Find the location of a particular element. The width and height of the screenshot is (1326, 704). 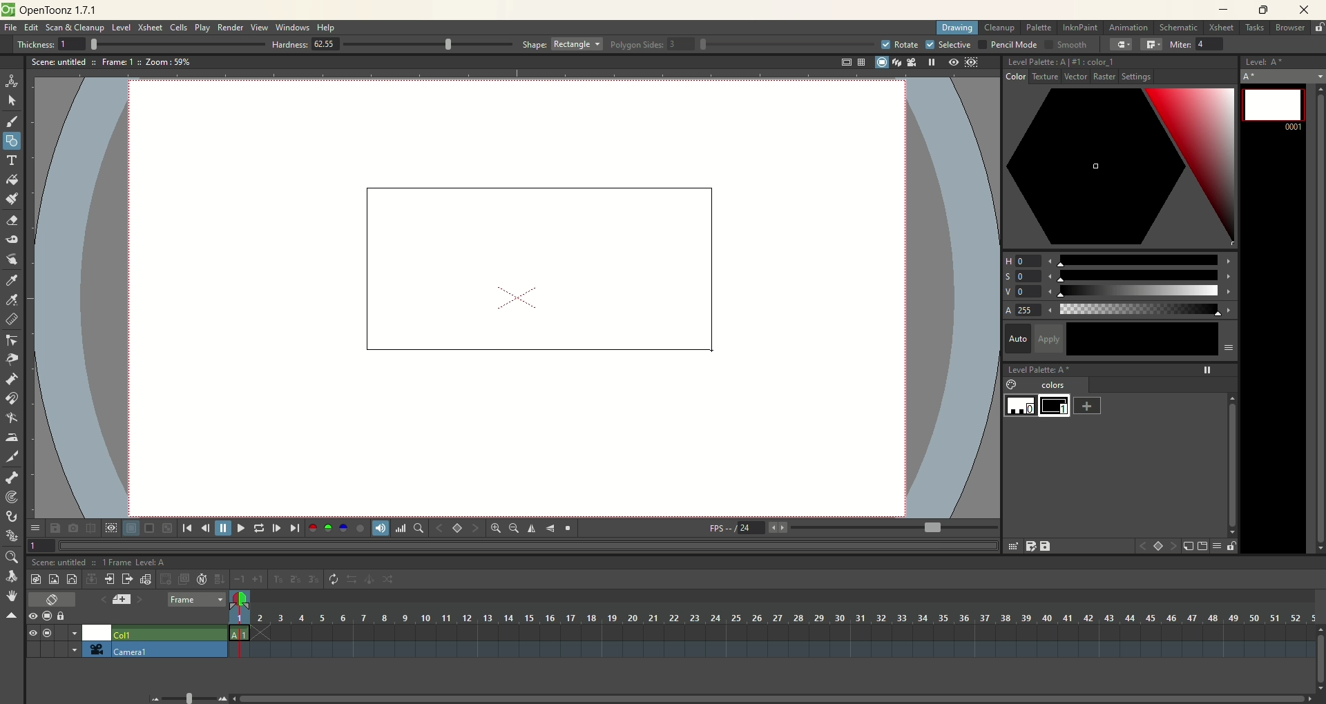

new raster level is located at coordinates (53, 578).